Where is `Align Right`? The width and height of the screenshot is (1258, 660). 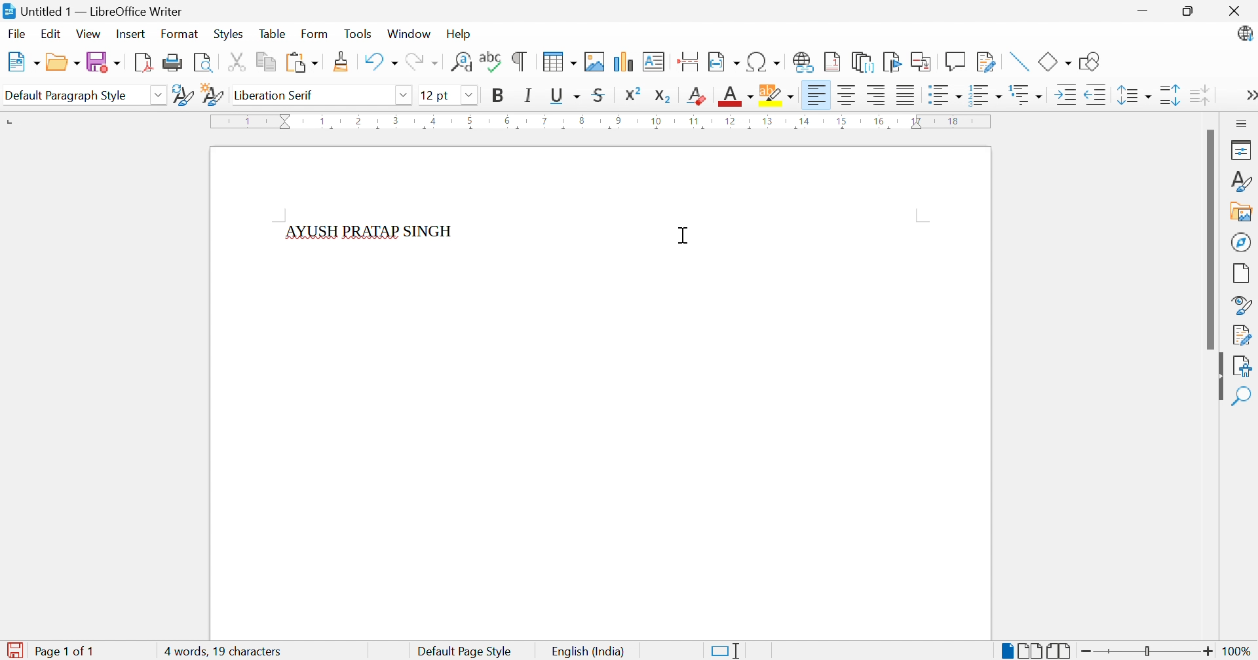 Align Right is located at coordinates (876, 96).